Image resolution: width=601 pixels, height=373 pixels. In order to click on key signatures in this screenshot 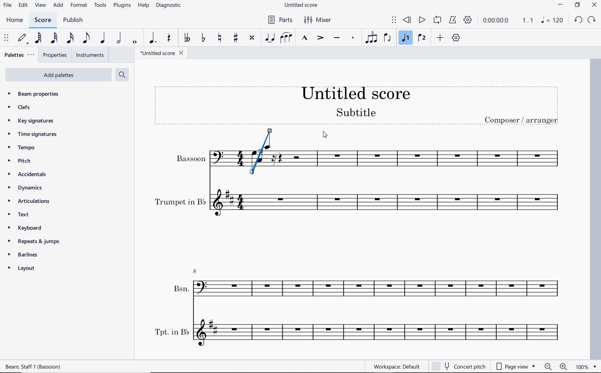, I will do `click(29, 121)`.